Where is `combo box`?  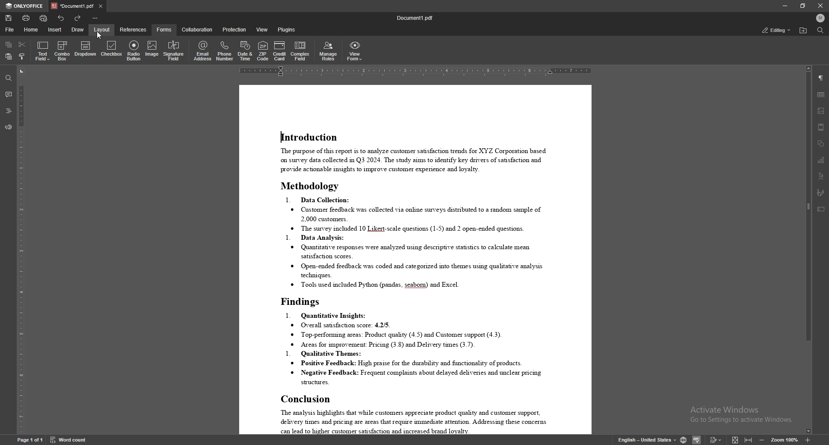 combo box is located at coordinates (63, 51).